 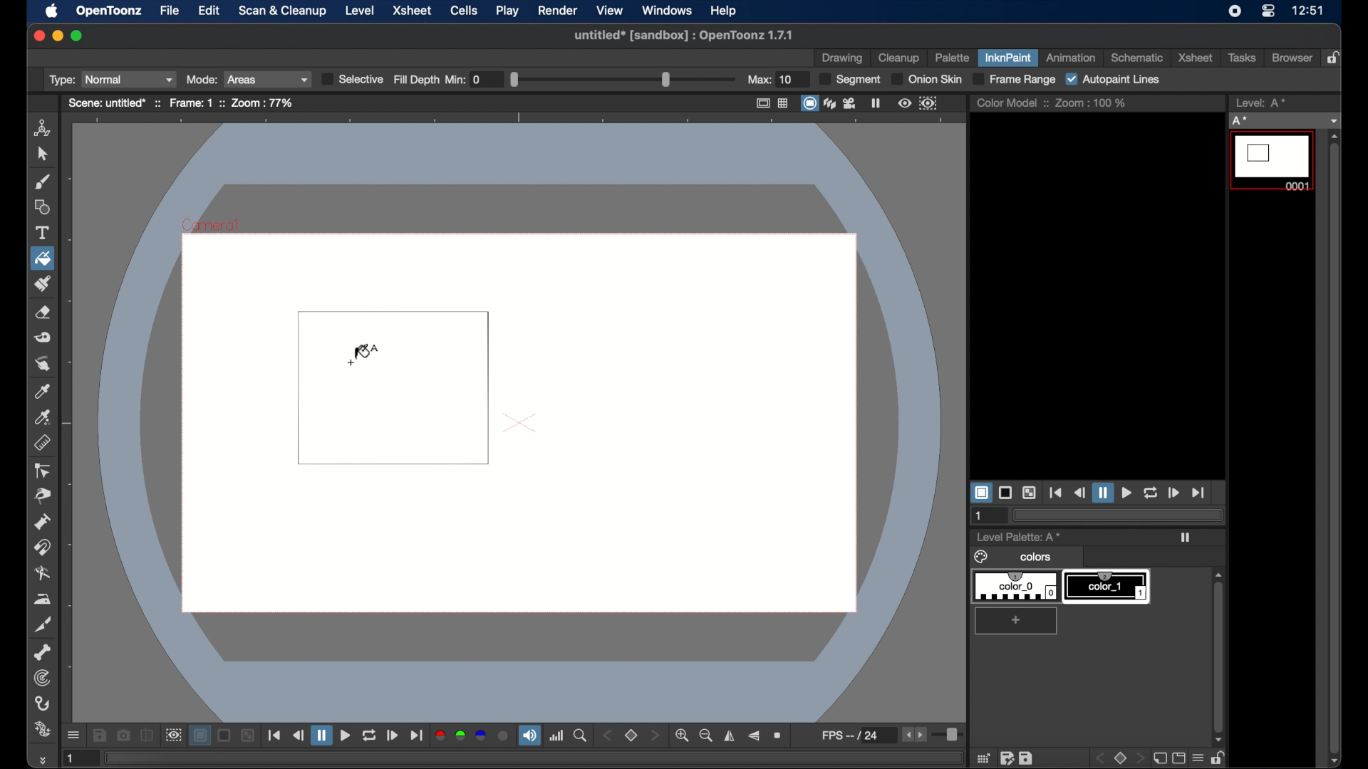 I want to click on minimize, so click(x=57, y=36).